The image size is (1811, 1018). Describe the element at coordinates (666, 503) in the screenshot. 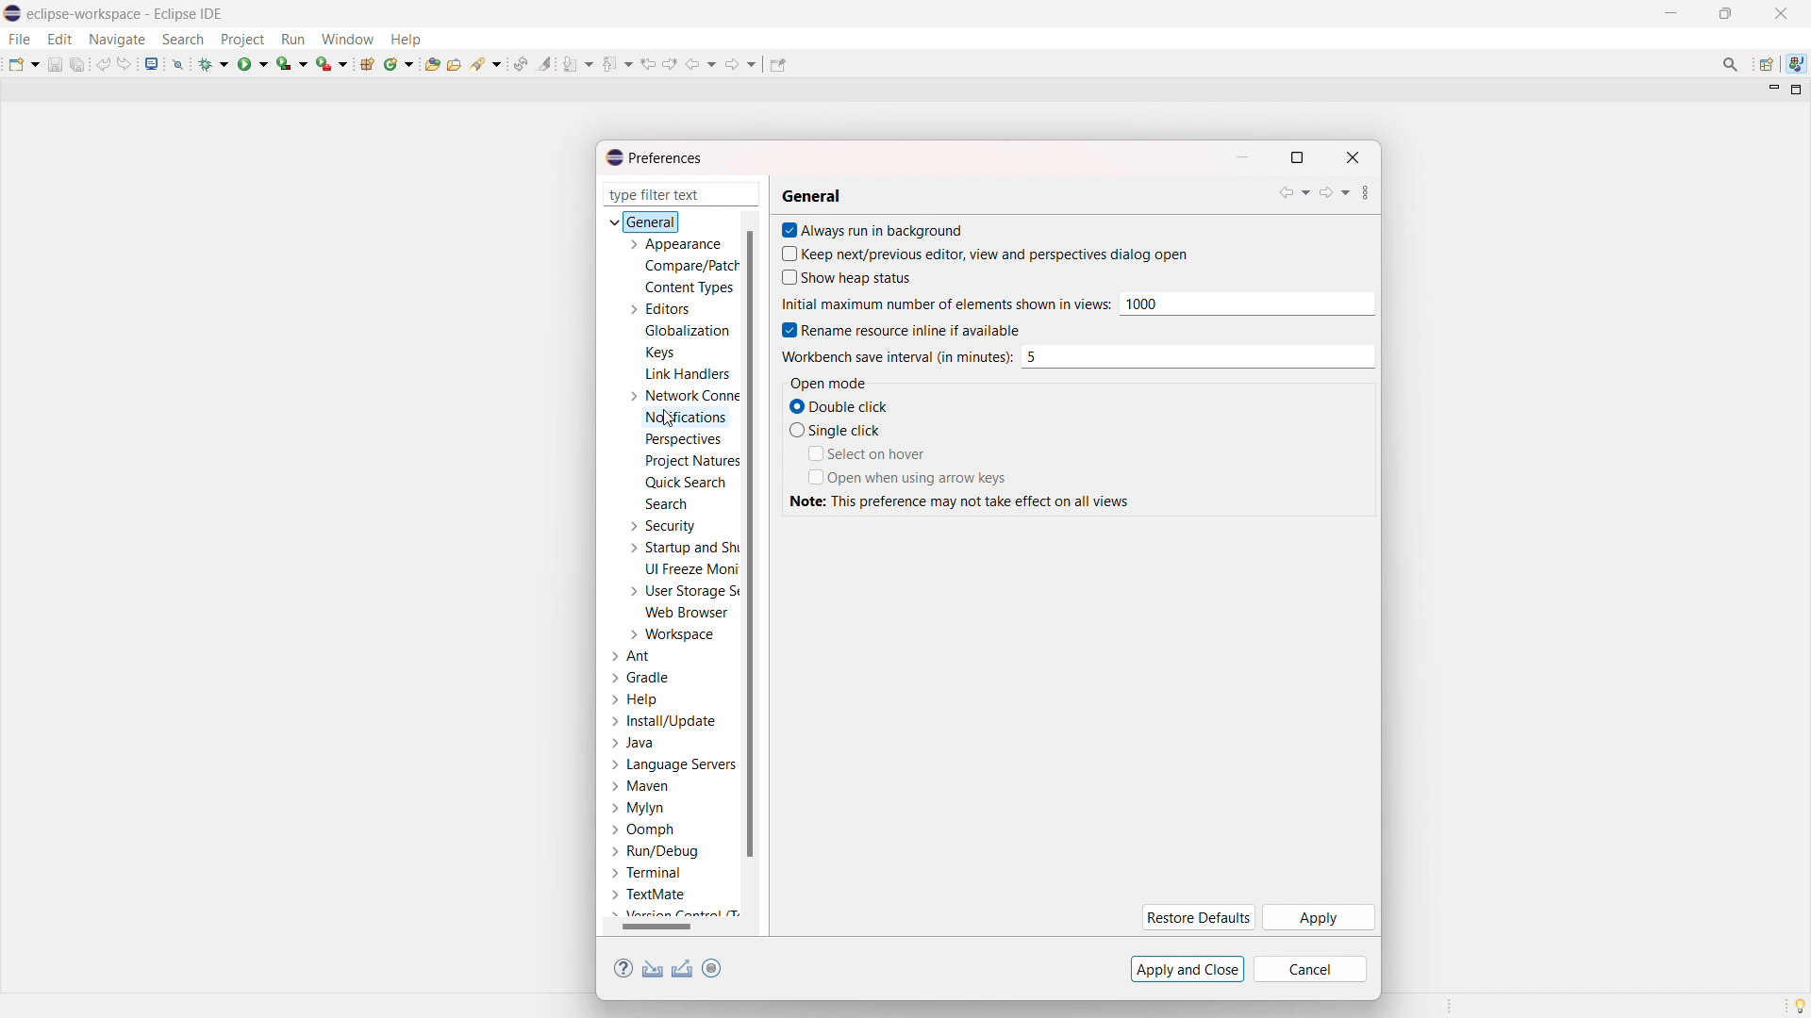

I see `search` at that location.